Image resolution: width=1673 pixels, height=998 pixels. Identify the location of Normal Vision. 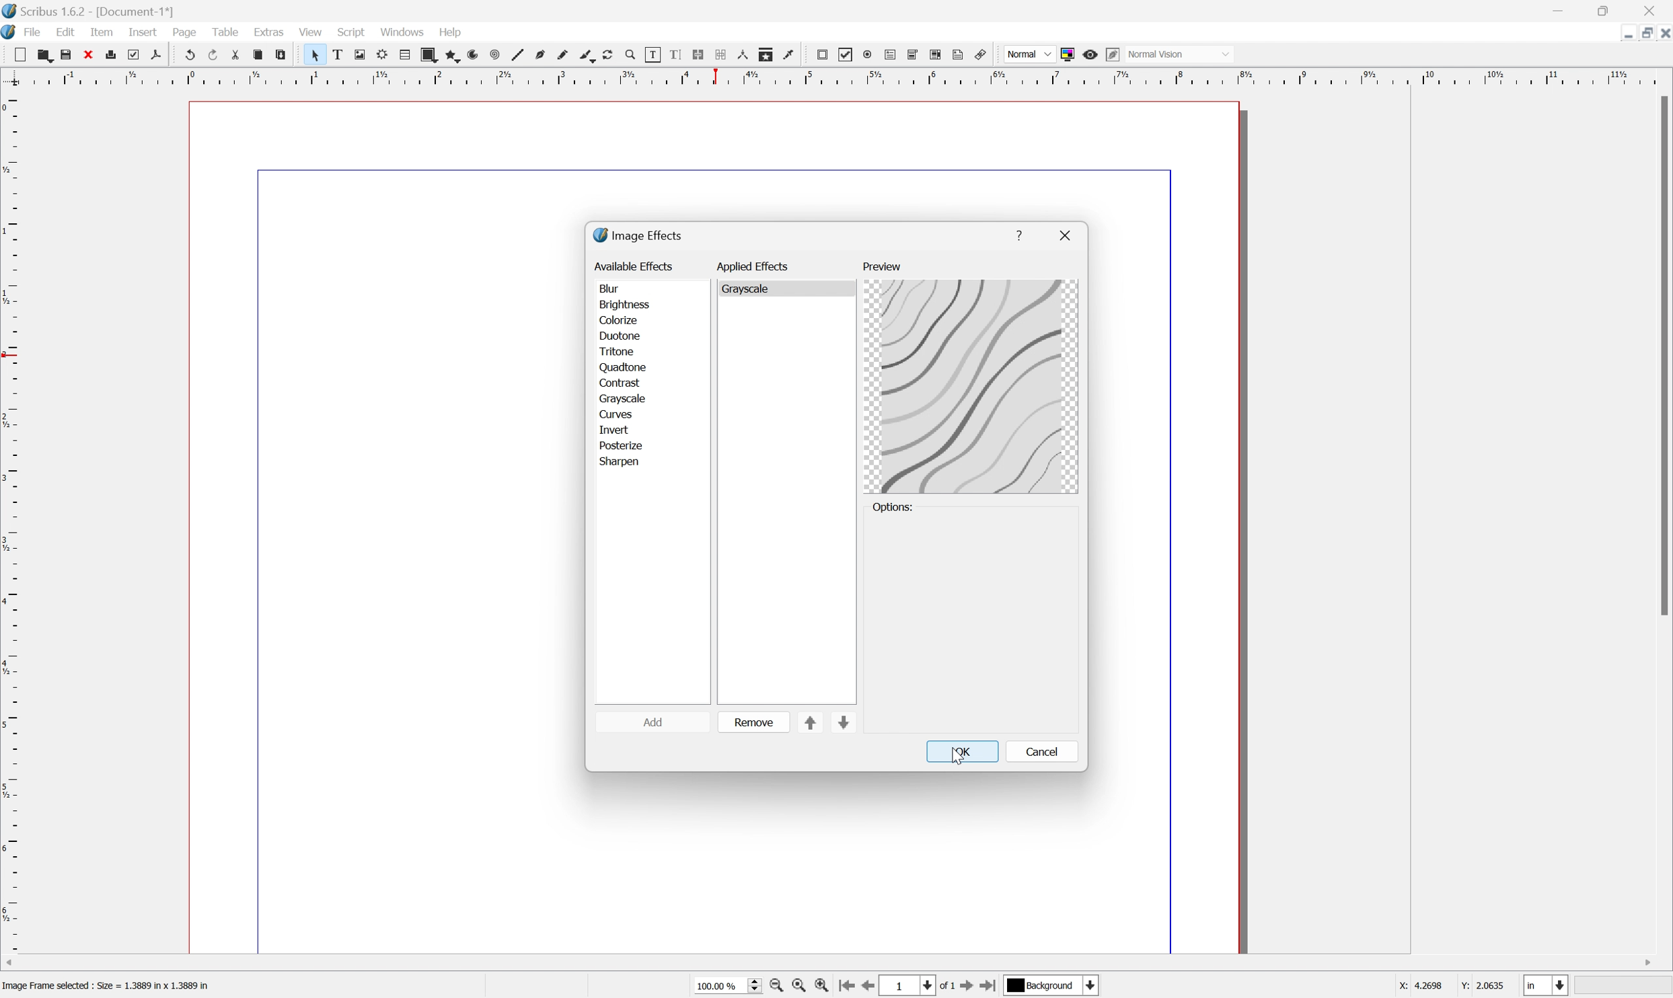
(1182, 52).